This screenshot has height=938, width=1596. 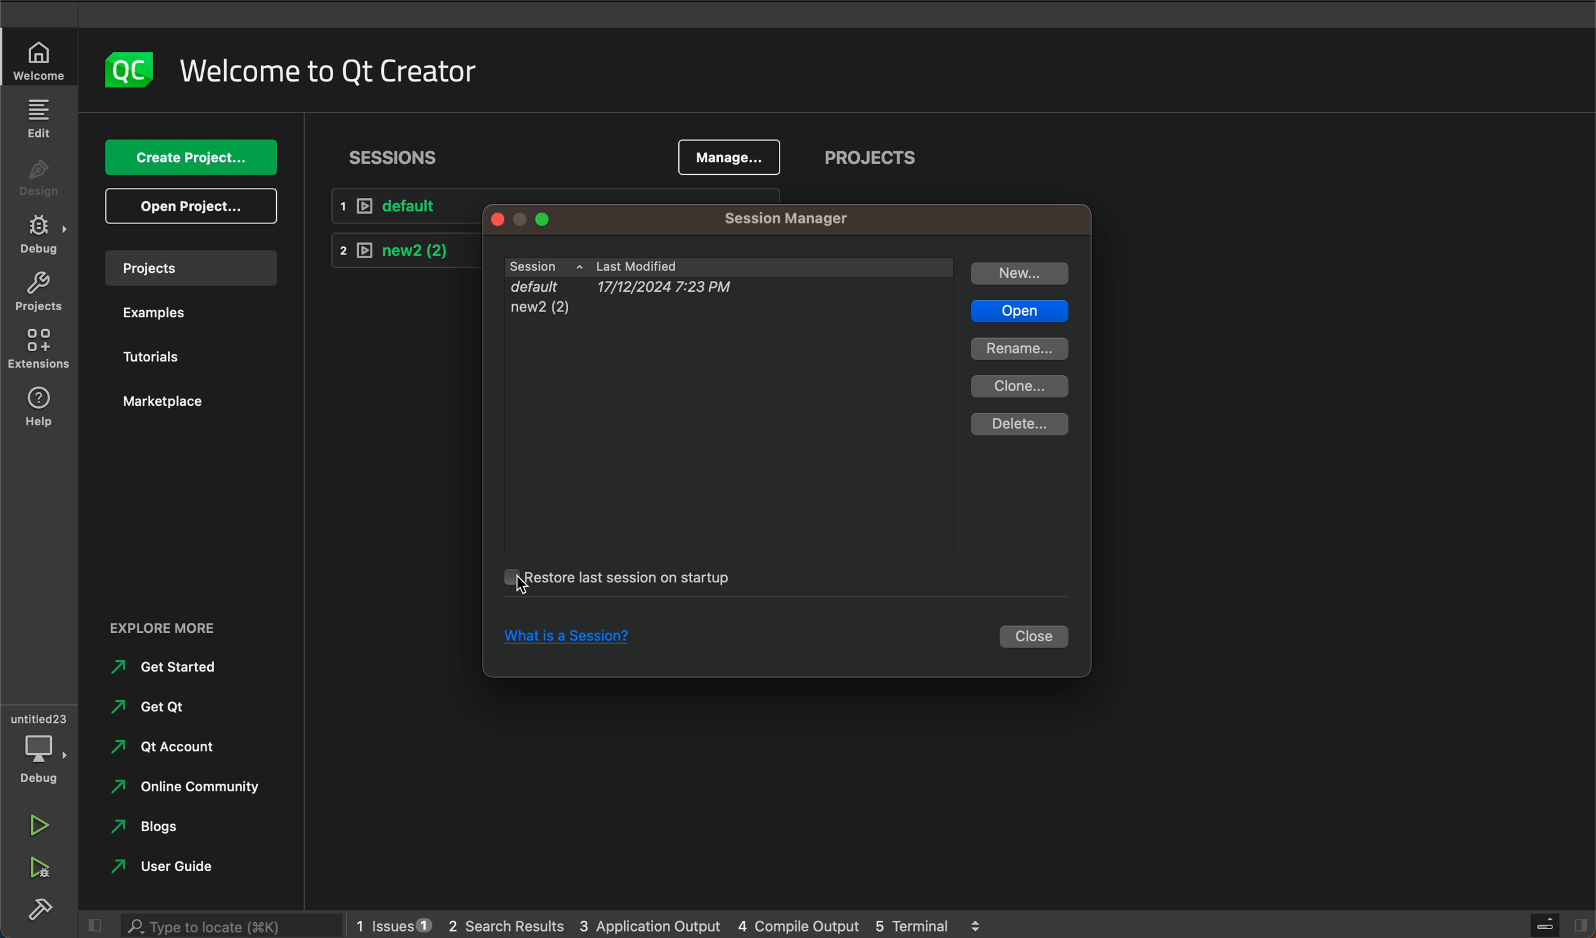 What do you see at coordinates (1553, 924) in the screenshot?
I see `close slide bar` at bounding box center [1553, 924].